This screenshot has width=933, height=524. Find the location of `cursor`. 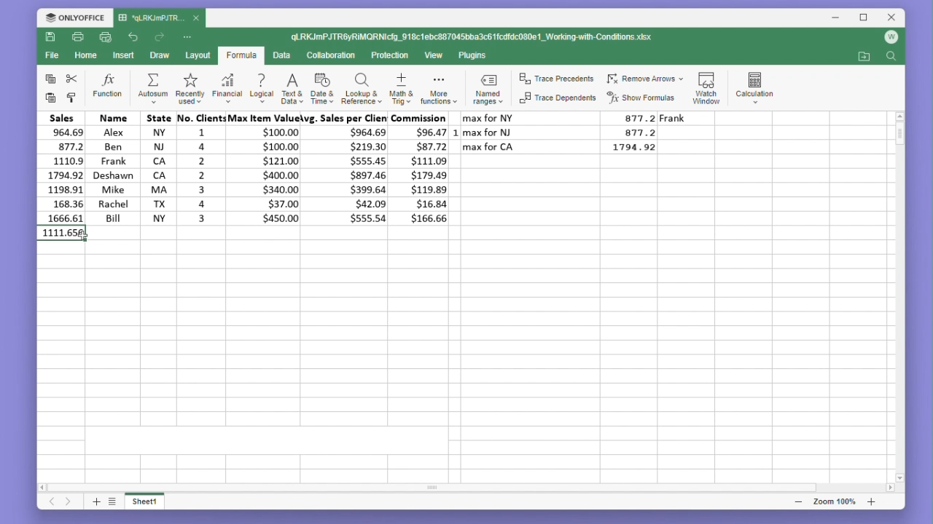

cursor is located at coordinates (85, 236).